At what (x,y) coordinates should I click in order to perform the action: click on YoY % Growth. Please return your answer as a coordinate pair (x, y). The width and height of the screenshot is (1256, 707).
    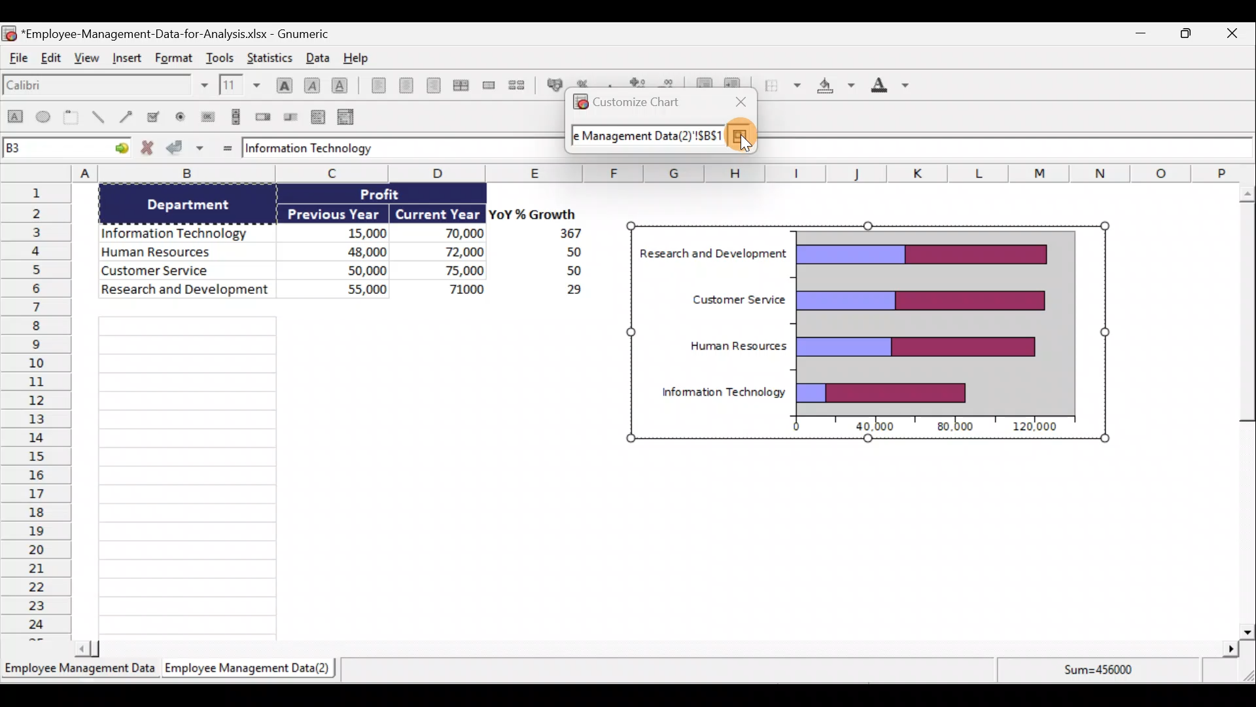
    Looking at the image, I should click on (527, 213).